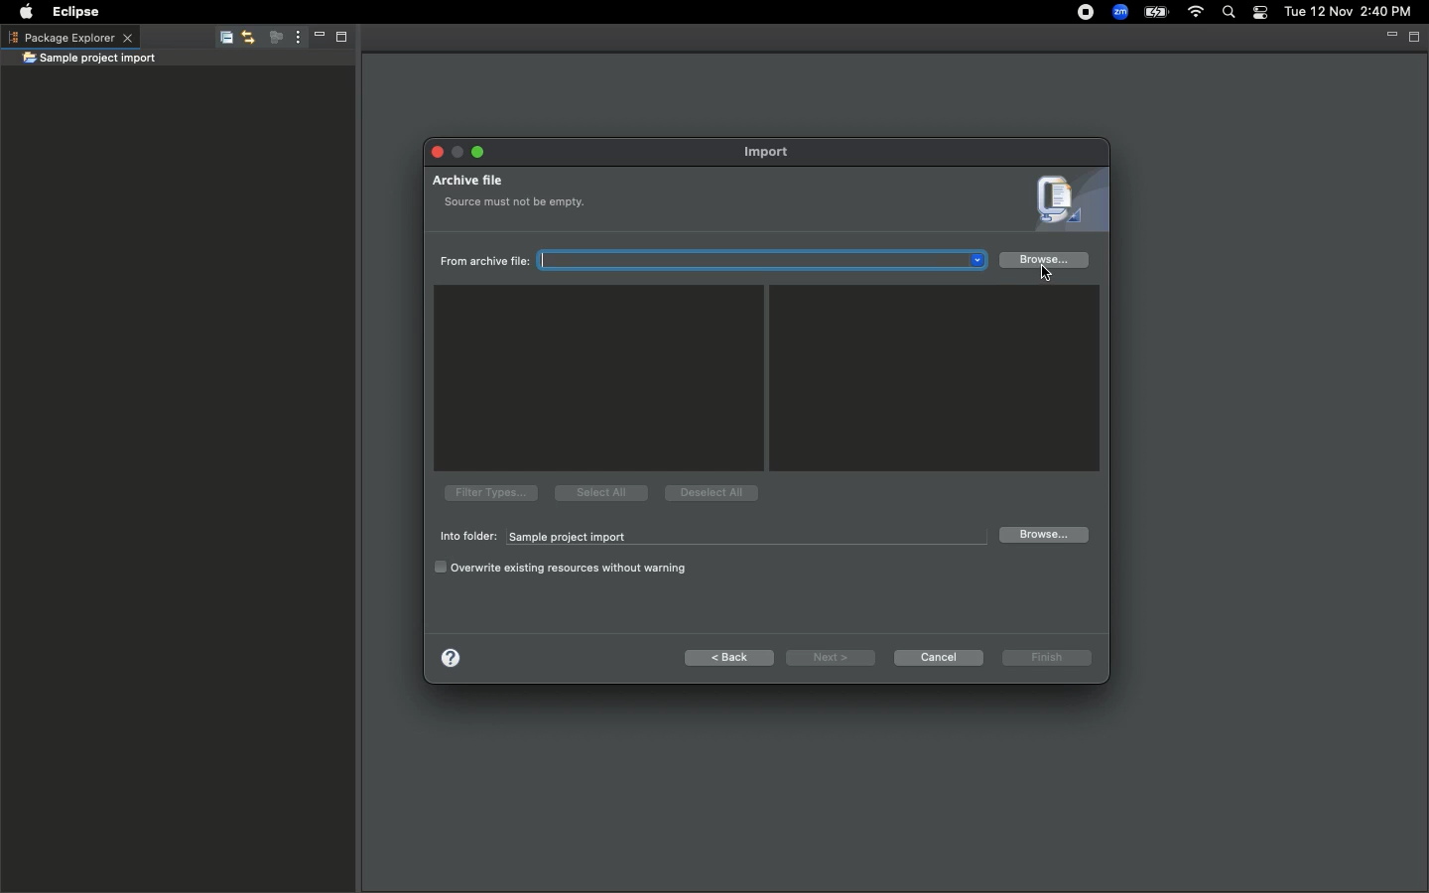 The width and height of the screenshot is (1429, 893). Describe the element at coordinates (294, 38) in the screenshot. I see `View menu` at that location.